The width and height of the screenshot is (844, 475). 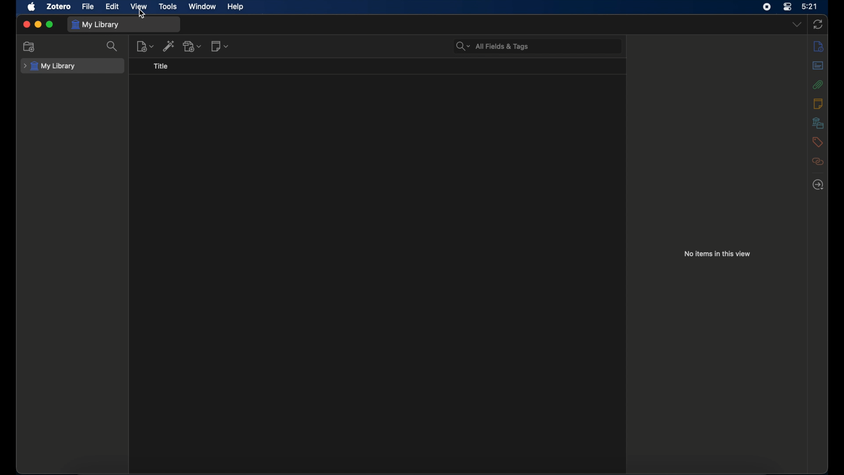 What do you see at coordinates (112, 46) in the screenshot?
I see `search` at bounding box center [112, 46].